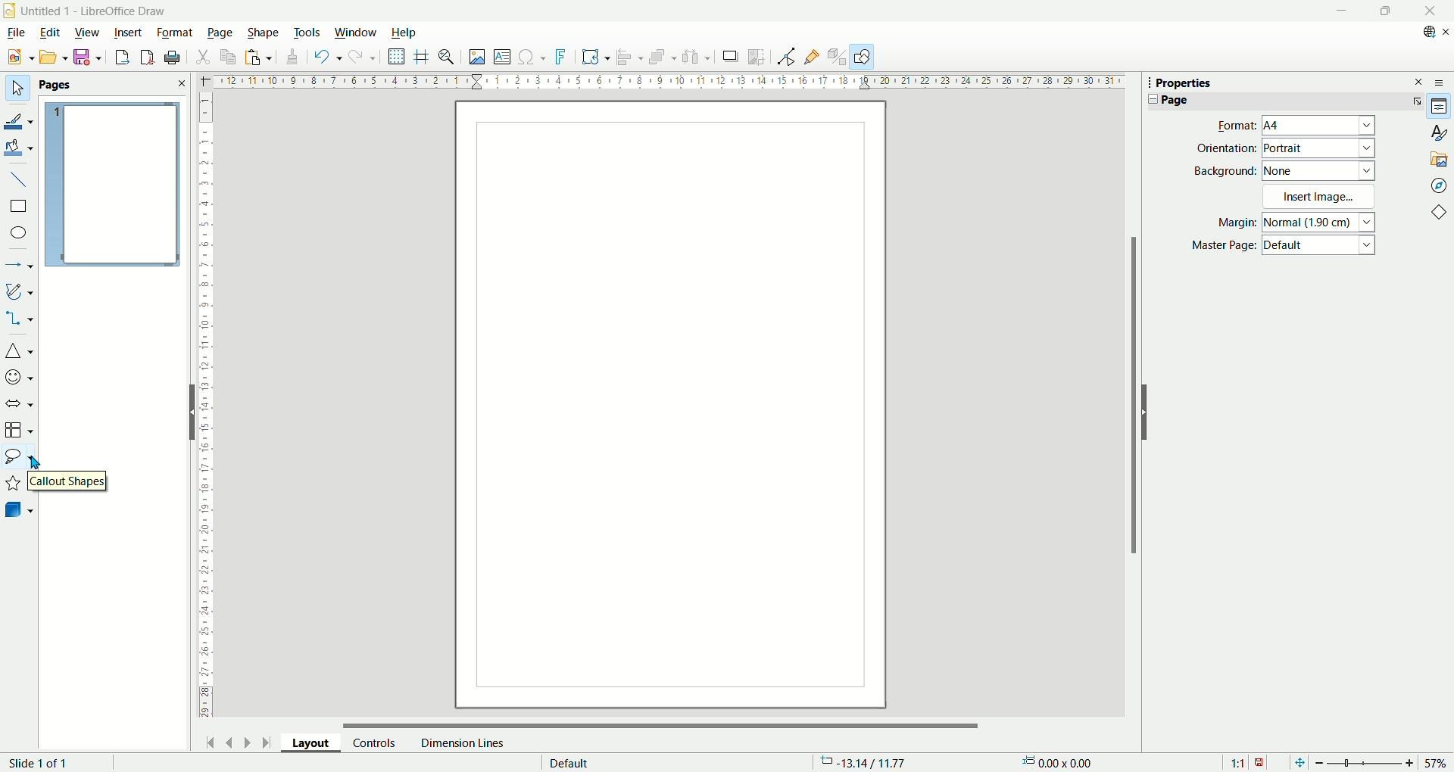  What do you see at coordinates (375, 742) in the screenshot?
I see `control` at bounding box center [375, 742].